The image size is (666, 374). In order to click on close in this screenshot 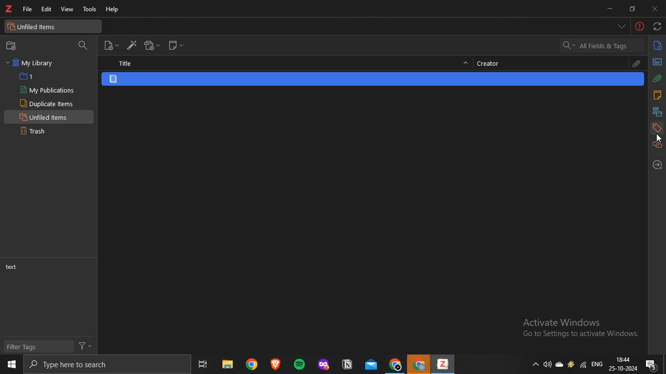, I will do `click(655, 9)`.